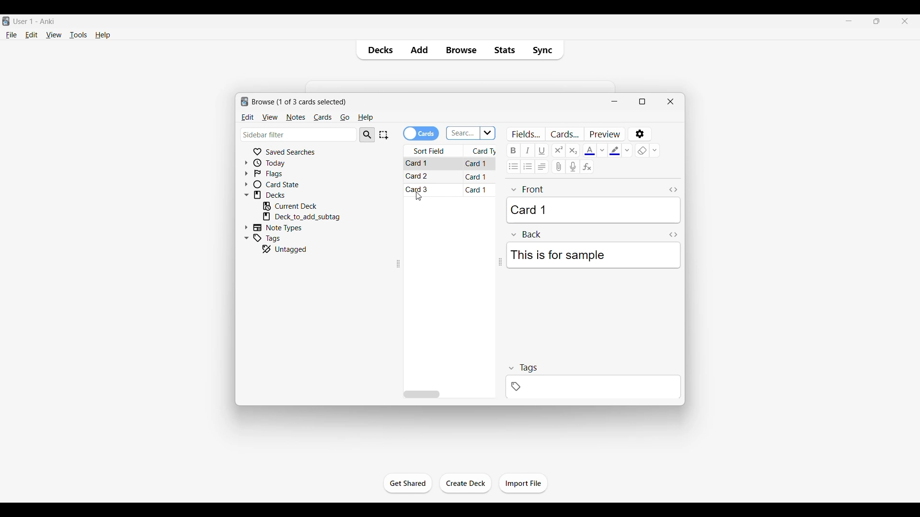 This screenshot has width=920, height=517. I want to click on Customize fields, so click(526, 134).